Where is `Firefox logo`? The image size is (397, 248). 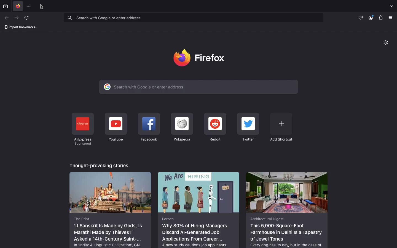
Firefox logo is located at coordinates (201, 57).